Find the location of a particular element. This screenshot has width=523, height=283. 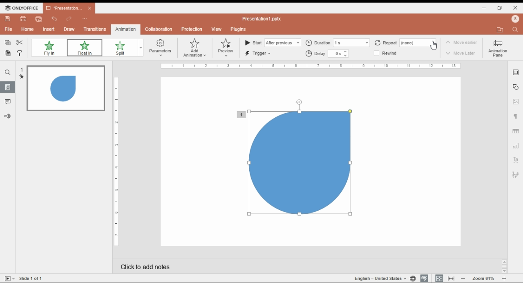

find is located at coordinates (516, 30).